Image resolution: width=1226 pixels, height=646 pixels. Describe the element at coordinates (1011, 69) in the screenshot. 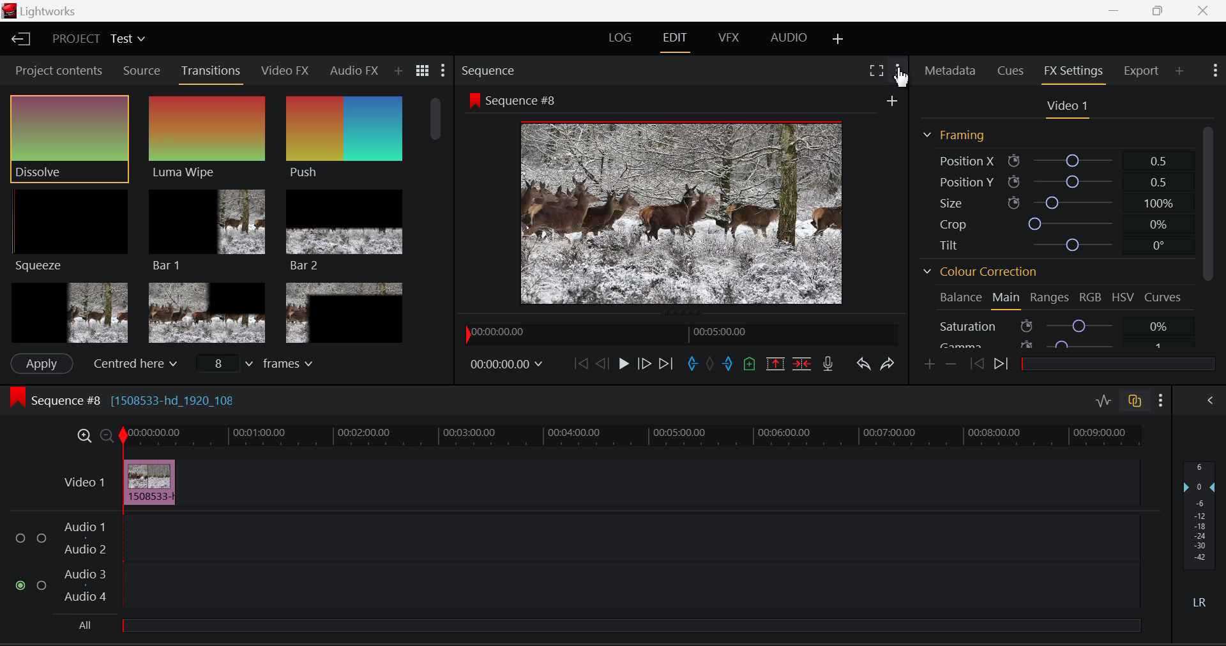

I see `Cues` at that location.